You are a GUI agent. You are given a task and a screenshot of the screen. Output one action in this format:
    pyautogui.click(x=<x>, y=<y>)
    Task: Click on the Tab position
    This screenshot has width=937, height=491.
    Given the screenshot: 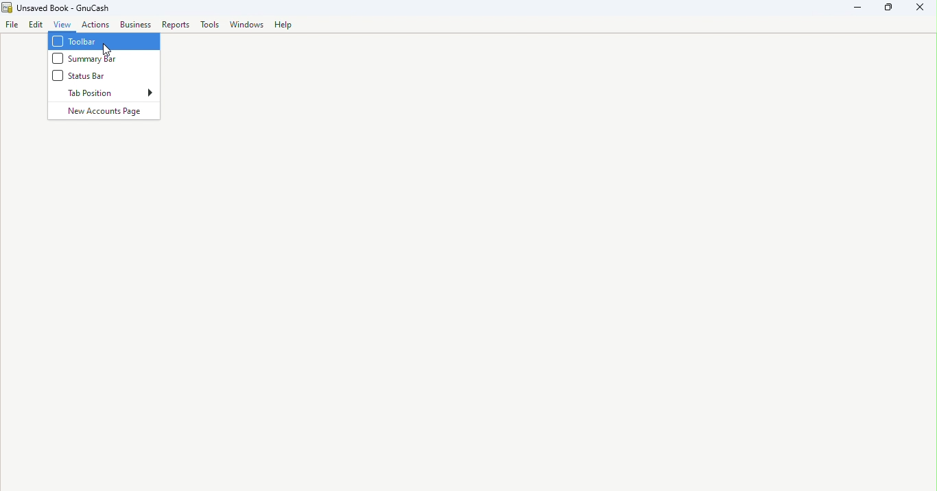 What is the action you would take?
    pyautogui.click(x=109, y=95)
    